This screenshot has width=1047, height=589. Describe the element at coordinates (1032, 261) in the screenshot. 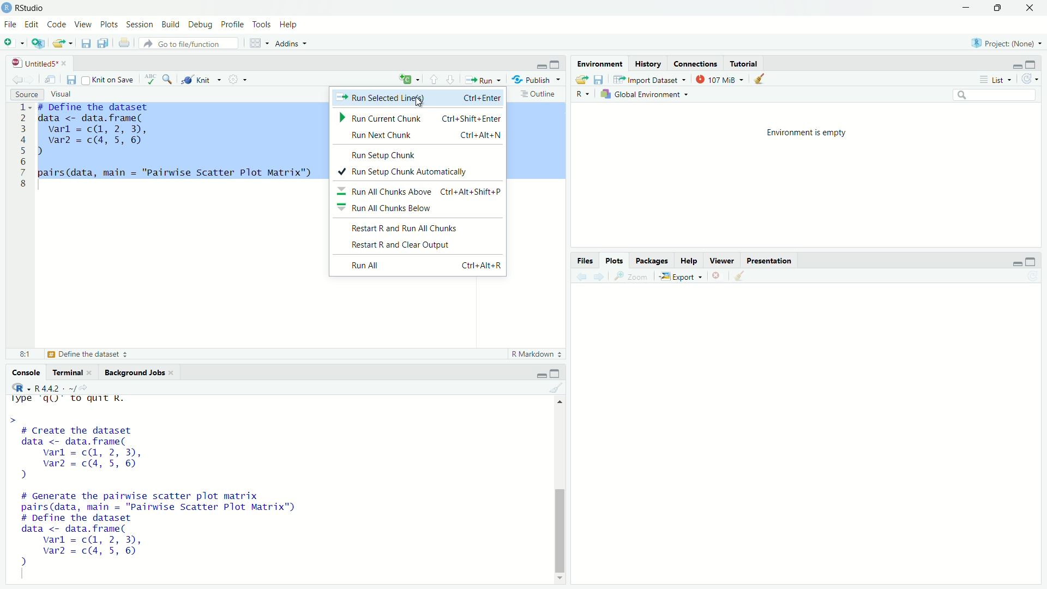

I see `Maximize` at that location.